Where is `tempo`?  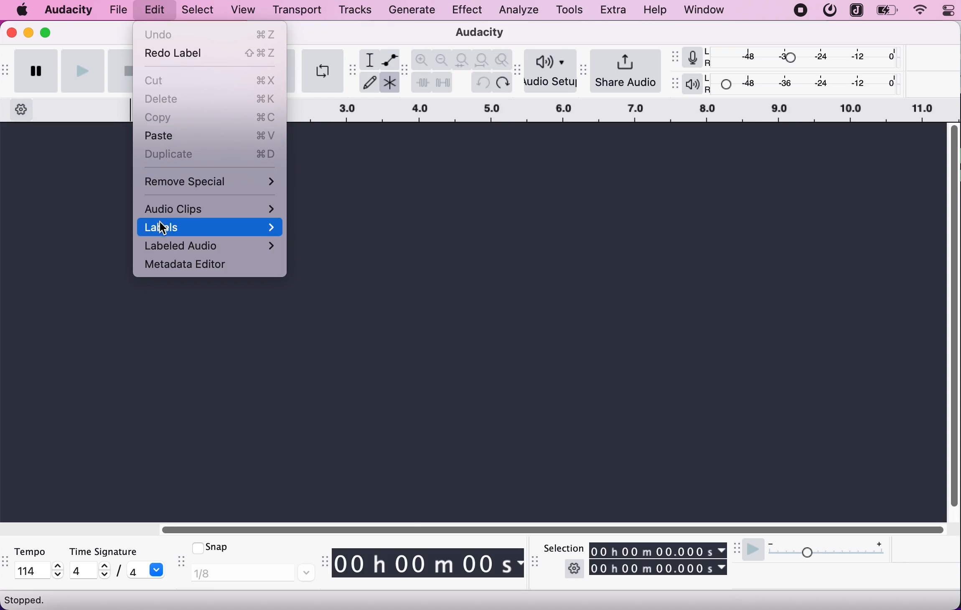 tempo is located at coordinates (37, 551).